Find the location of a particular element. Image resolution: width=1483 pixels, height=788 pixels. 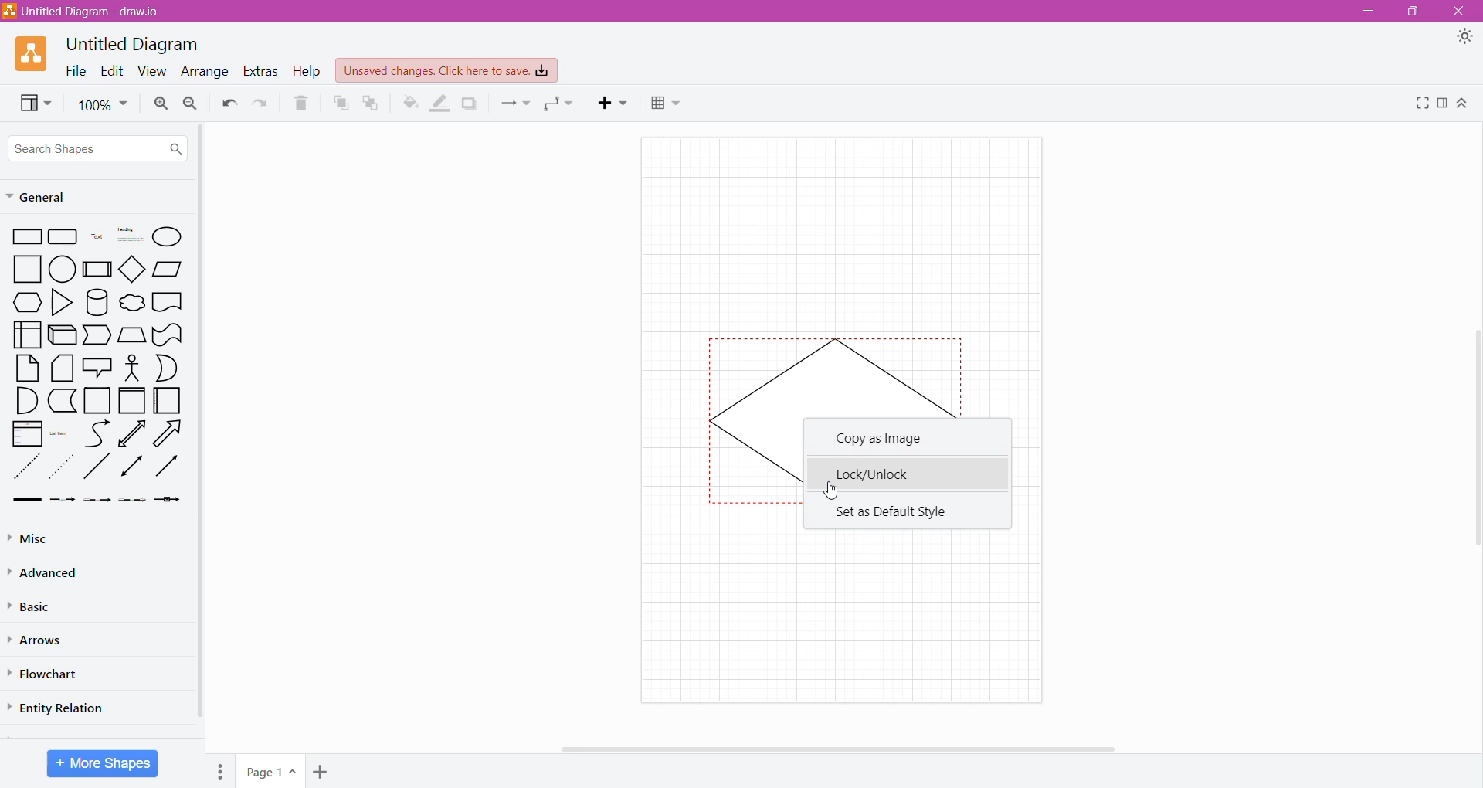

Actor is located at coordinates (131, 369).